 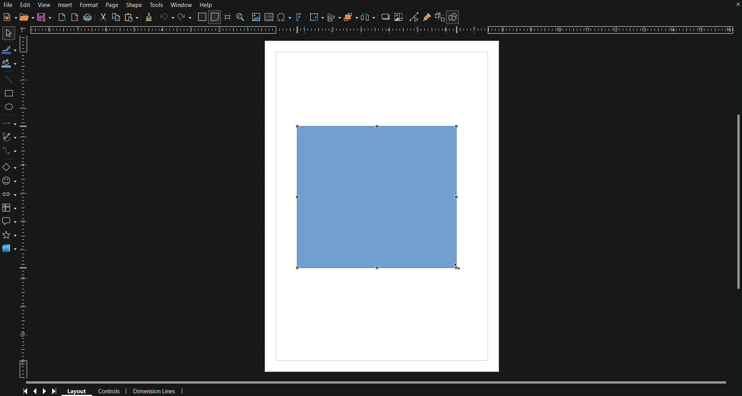 What do you see at coordinates (368, 17) in the screenshot?
I see `Distribute objects` at bounding box center [368, 17].